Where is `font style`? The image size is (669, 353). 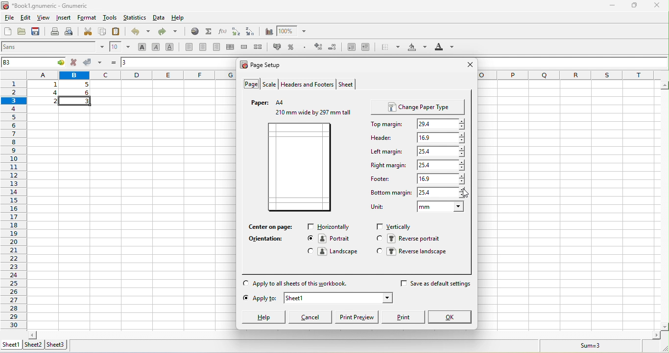 font style is located at coordinates (53, 47).